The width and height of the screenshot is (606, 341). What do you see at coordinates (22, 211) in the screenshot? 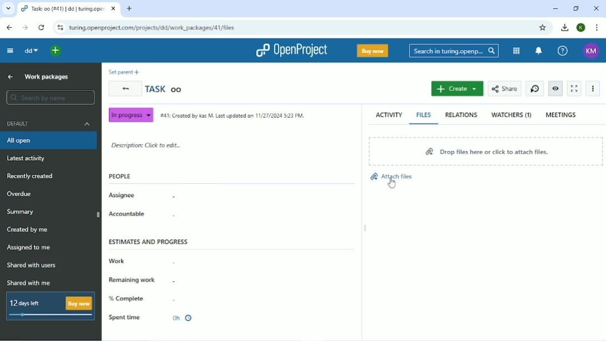
I see `Summary` at bounding box center [22, 211].